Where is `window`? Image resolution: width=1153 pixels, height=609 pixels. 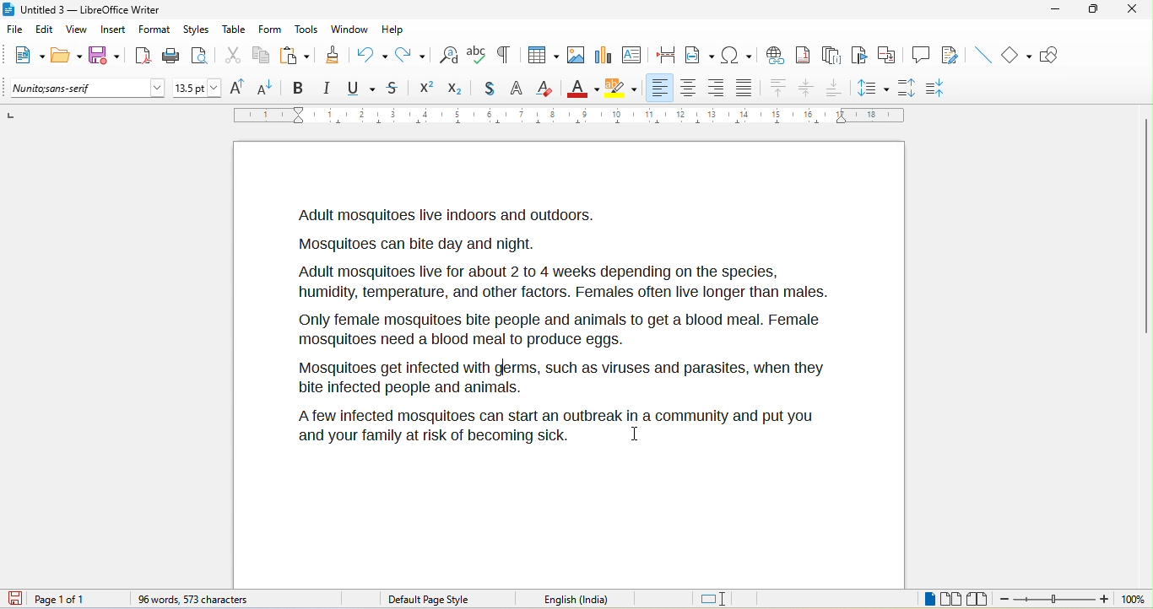 window is located at coordinates (349, 31).